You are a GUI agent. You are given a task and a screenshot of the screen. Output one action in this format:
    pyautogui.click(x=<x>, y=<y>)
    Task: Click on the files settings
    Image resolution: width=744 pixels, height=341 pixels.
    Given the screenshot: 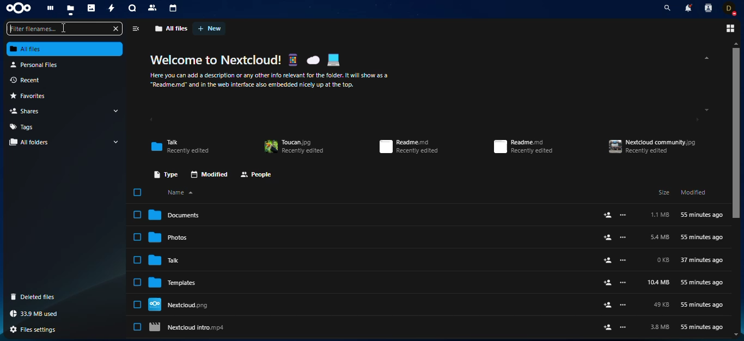 What is the action you would take?
    pyautogui.click(x=36, y=330)
    